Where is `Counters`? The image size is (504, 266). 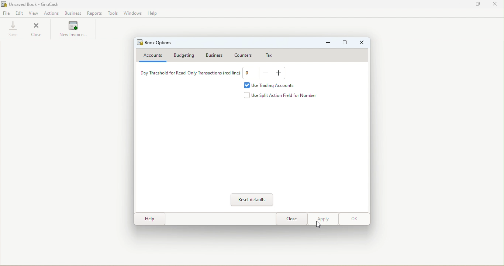 Counters is located at coordinates (243, 54).